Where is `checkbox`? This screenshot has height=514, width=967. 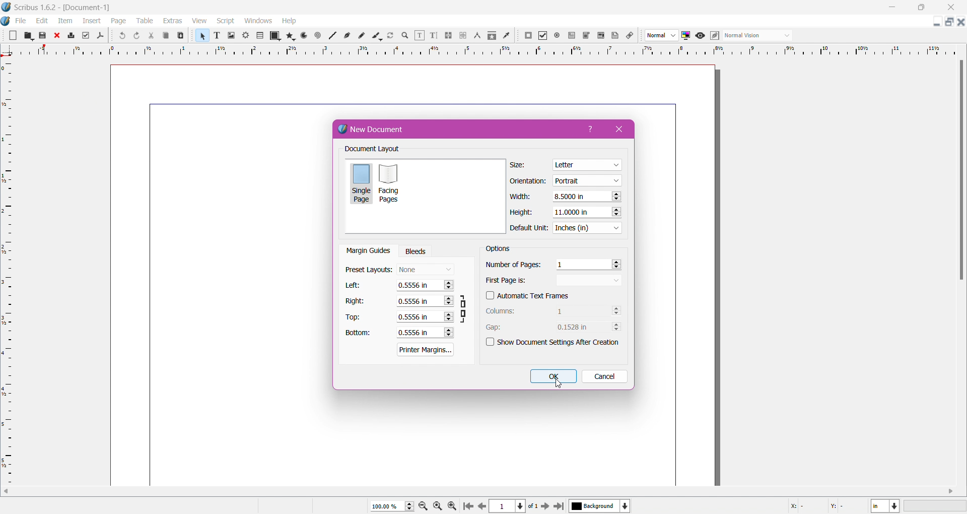
checkbox is located at coordinates (486, 296).